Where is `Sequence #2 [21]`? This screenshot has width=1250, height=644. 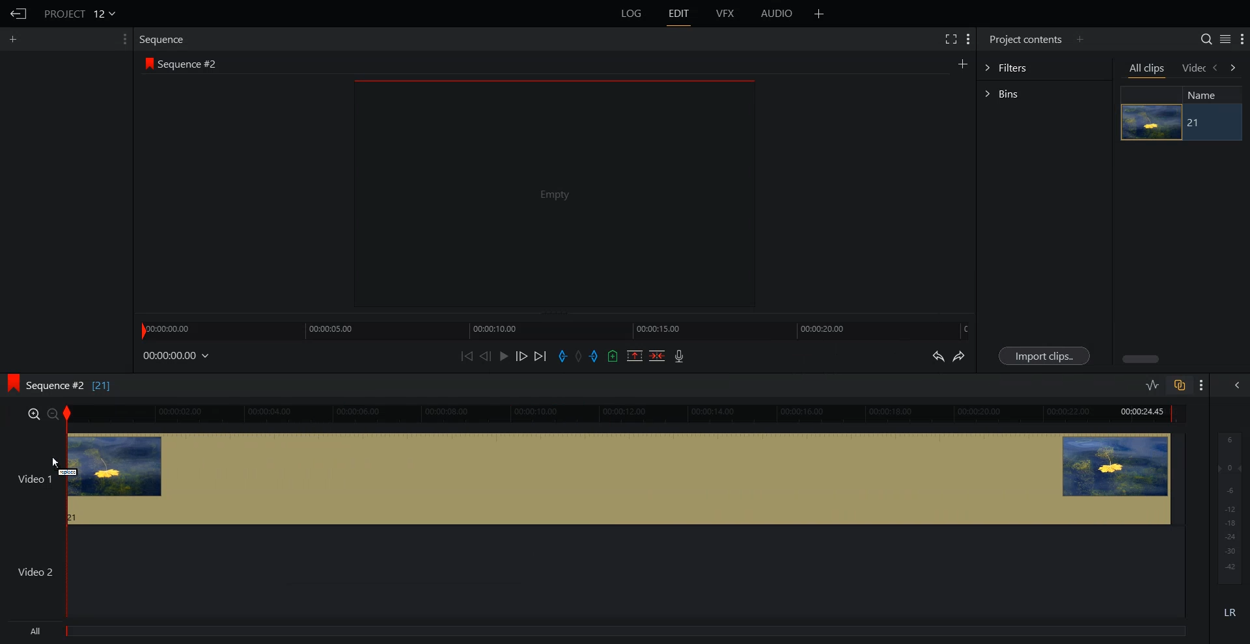
Sequence #2 [21] is located at coordinates (72, 384).